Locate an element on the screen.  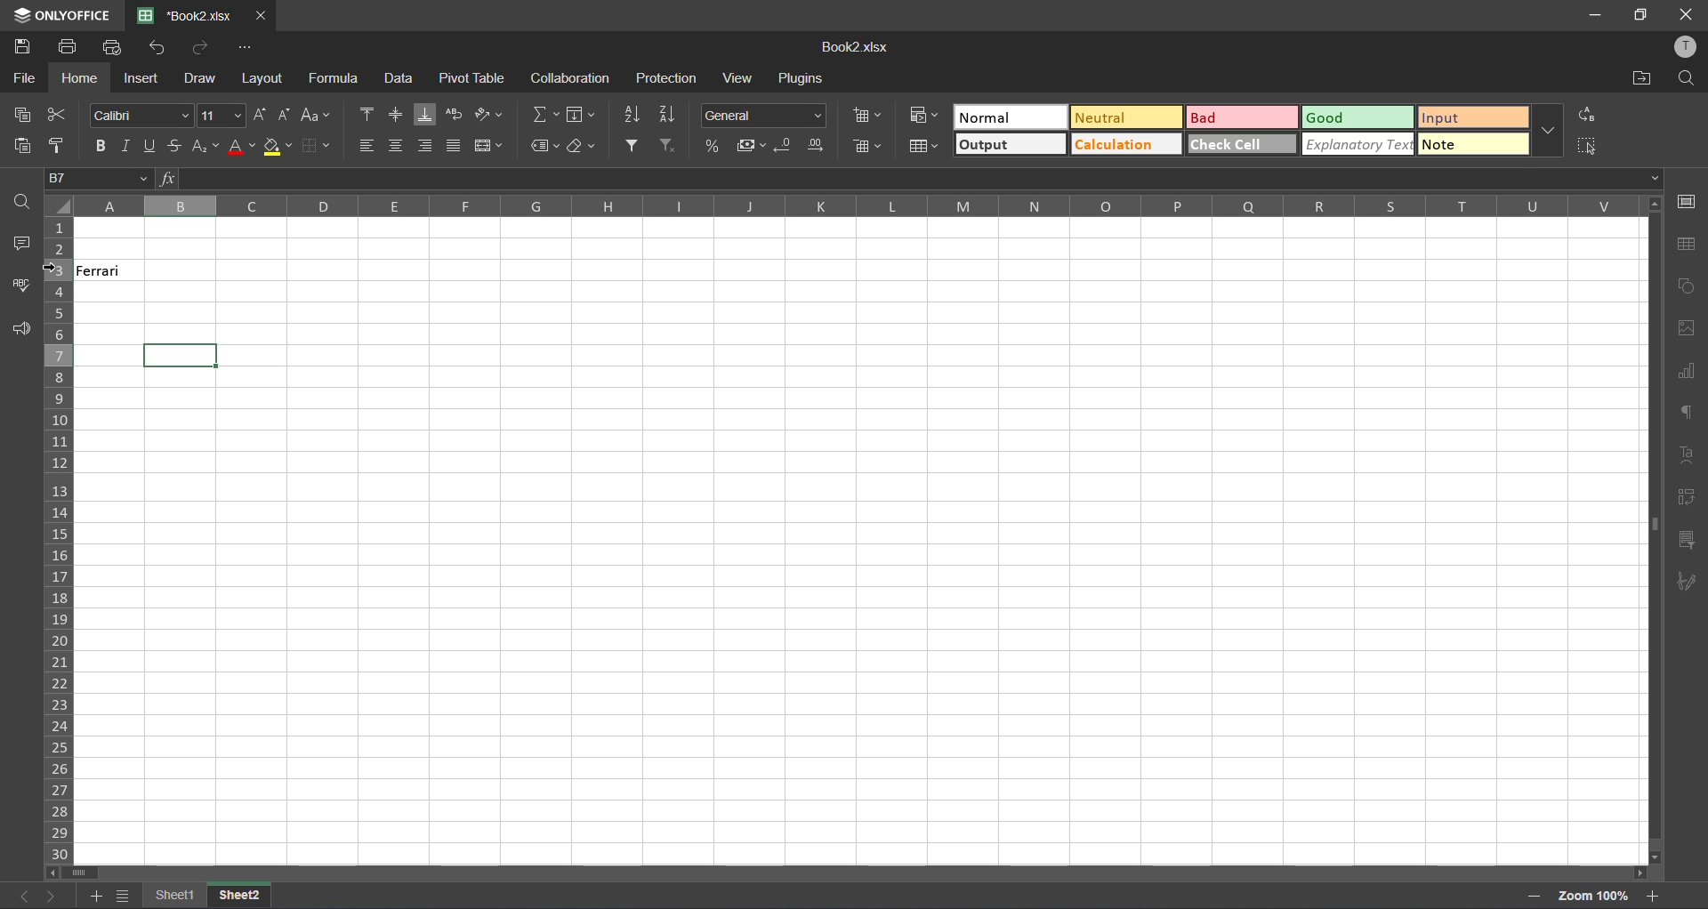
protection is located at coordinates (666, 78).